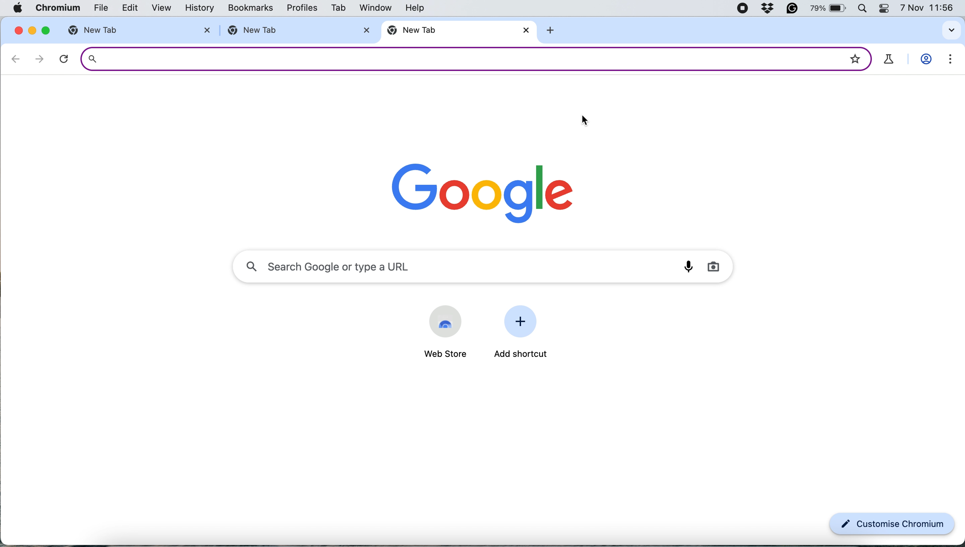  I want to click on add new tab, so click(553, 32).